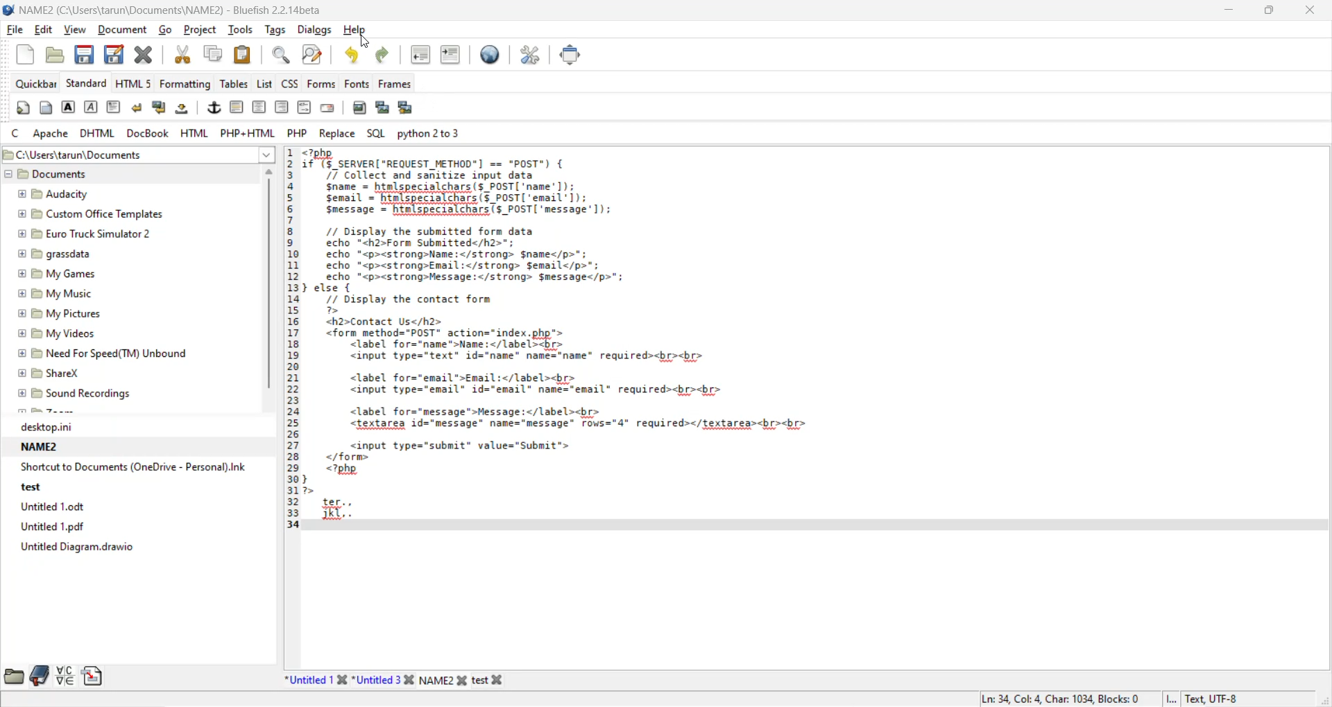  What do you see at coordinates (337, 132) in the screenshot?
I see `replace` at bounding box center [337, 132].